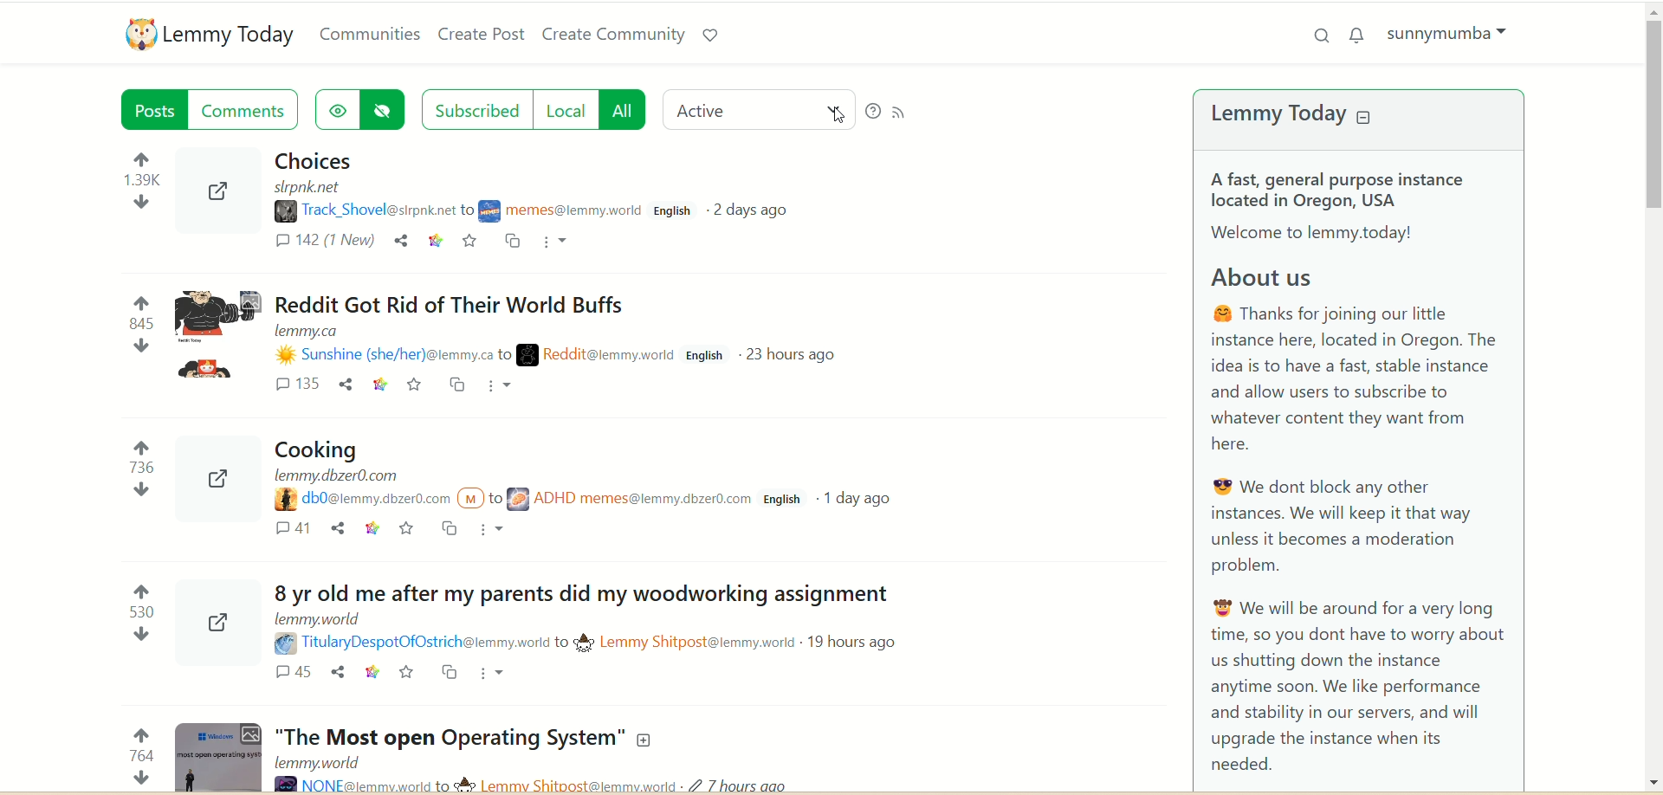 The height and width of the screenshot is (795, 1663). Describe the element at coordinates (139, 469) in the screenshot. I see `votes` at that location.